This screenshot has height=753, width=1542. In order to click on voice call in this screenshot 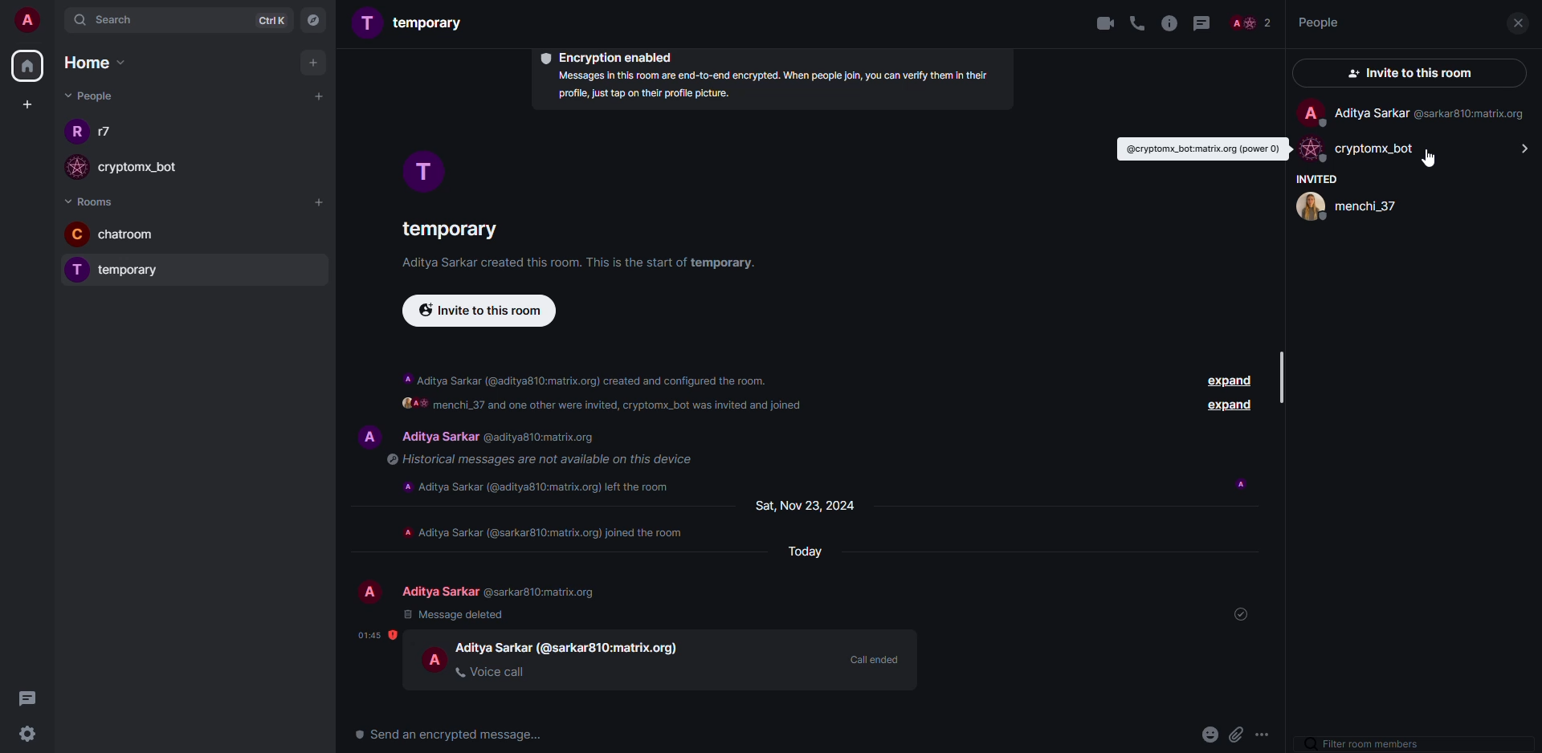, I will do `click(492, 671)`.